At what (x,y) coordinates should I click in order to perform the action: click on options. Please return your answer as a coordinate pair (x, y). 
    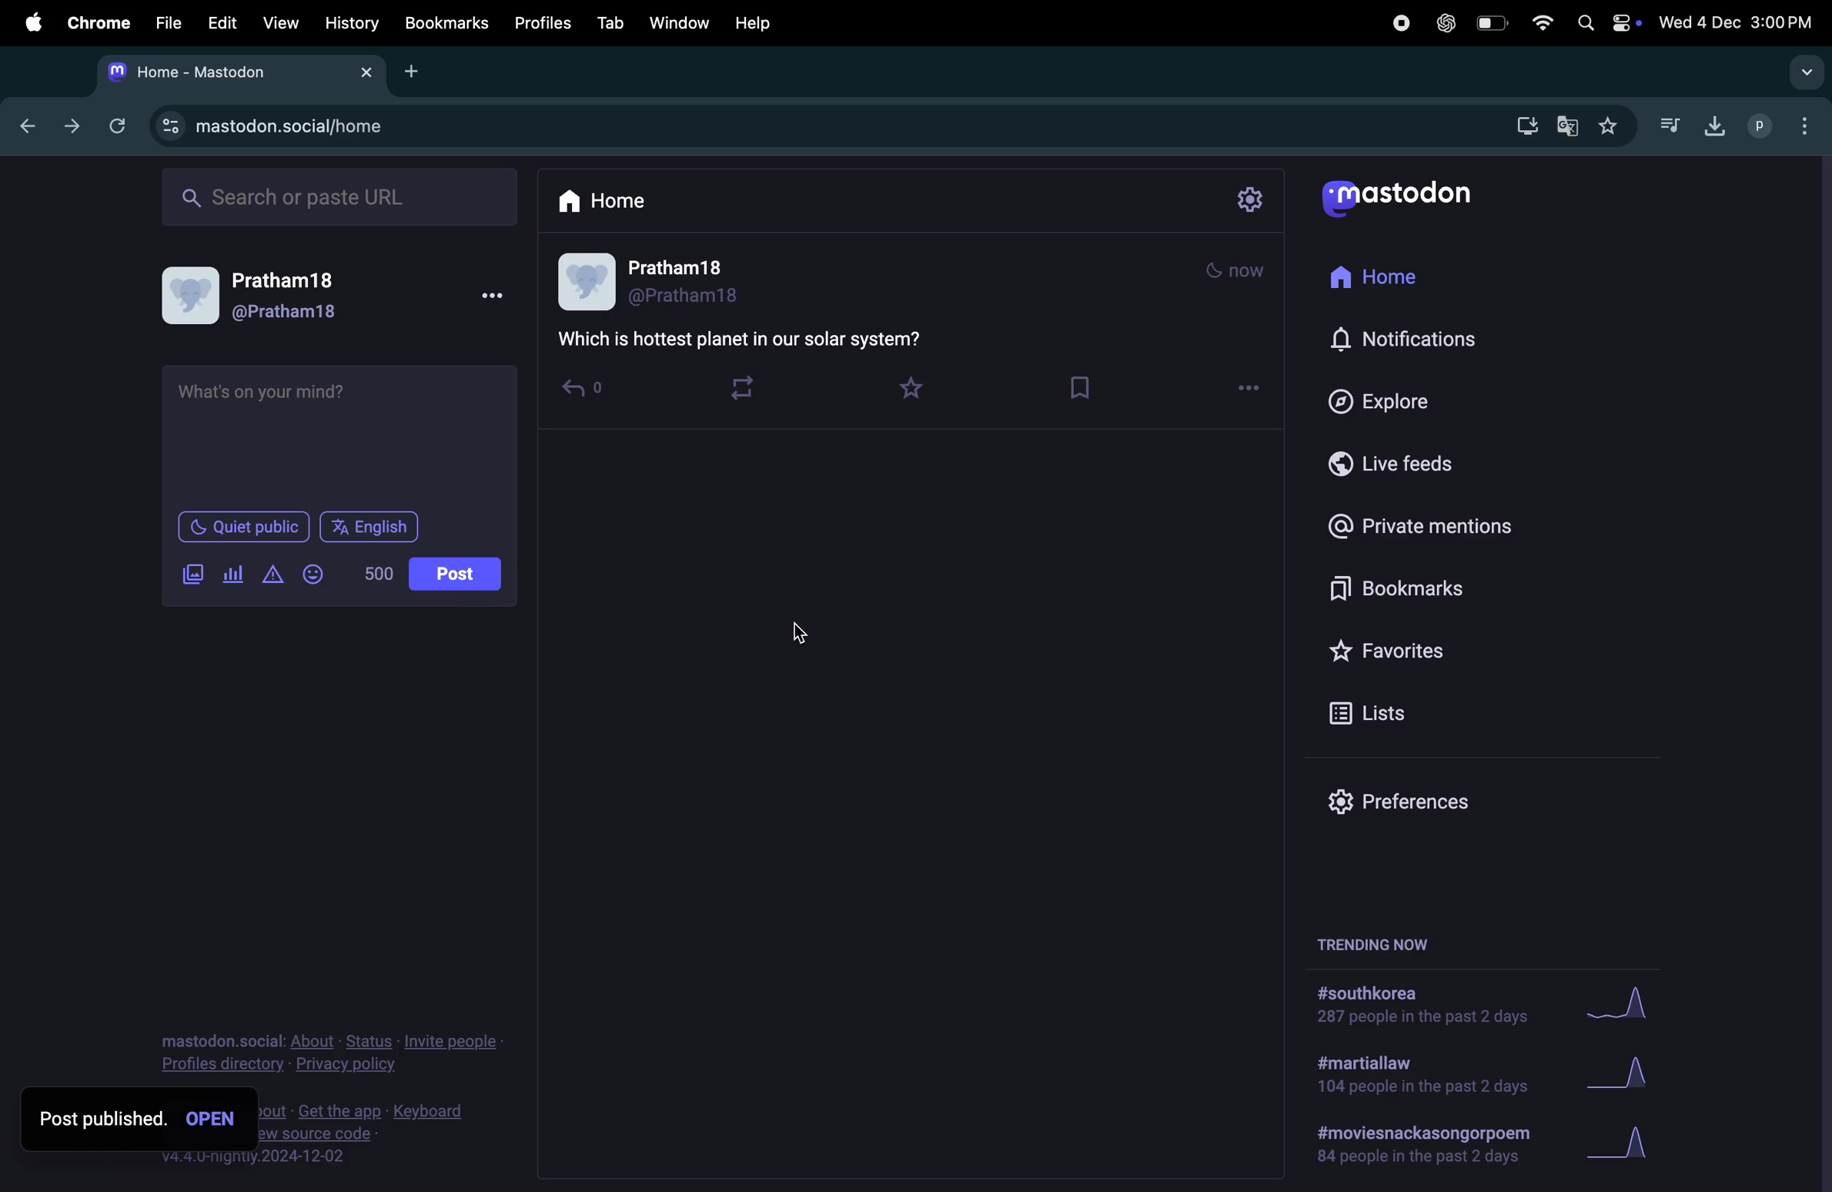
    Looking at the image, I should click on (1254, 387).